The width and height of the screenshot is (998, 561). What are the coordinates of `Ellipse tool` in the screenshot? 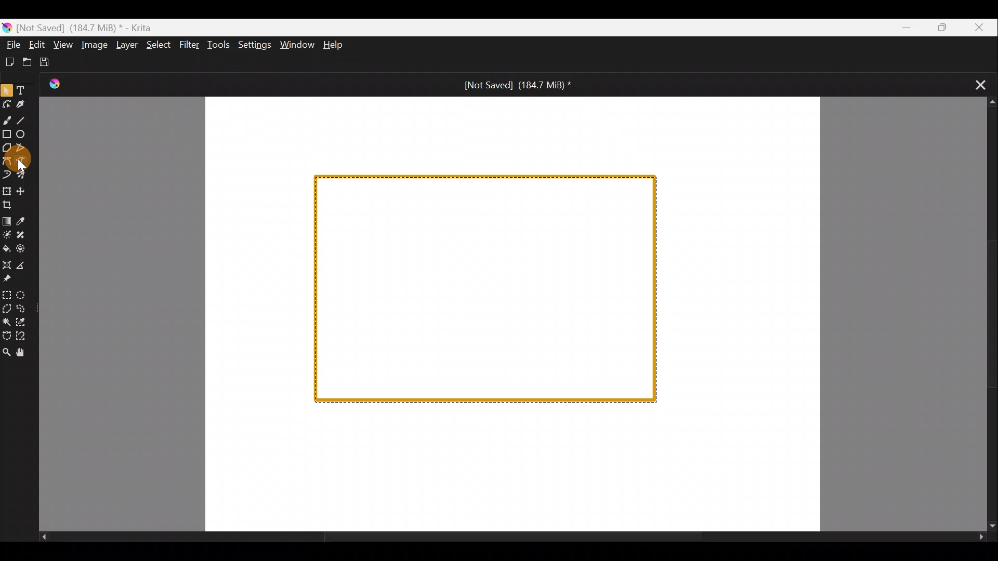 It's located at (25, 135).